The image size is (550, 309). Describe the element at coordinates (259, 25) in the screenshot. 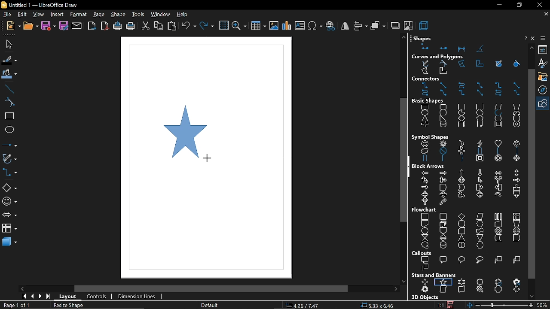

I see `insert table` at that location.